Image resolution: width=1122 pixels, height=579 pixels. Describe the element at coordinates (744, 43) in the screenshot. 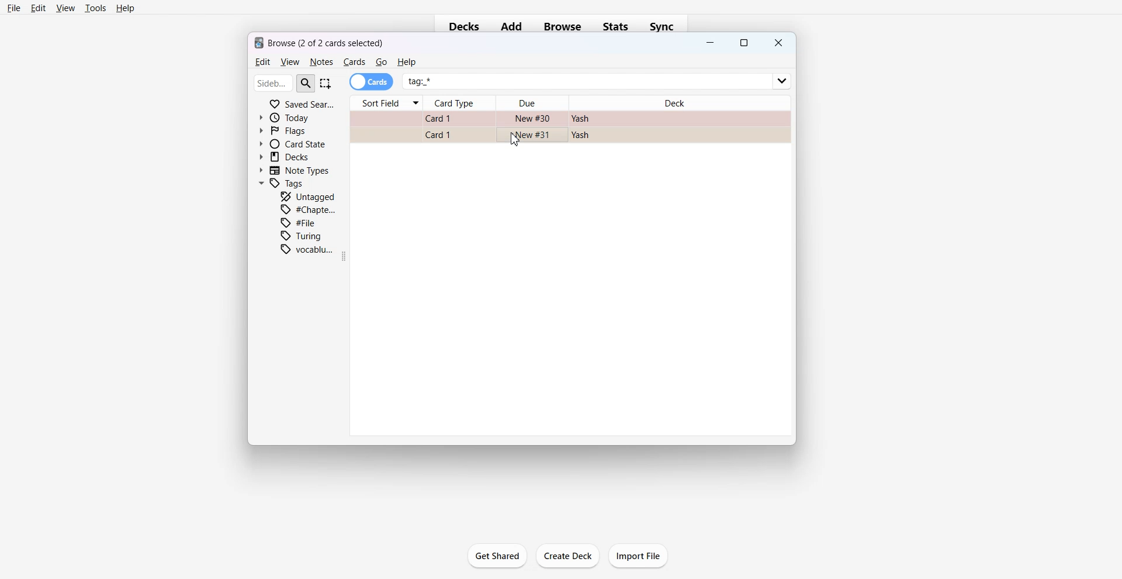

I see `Maximize` at that location.